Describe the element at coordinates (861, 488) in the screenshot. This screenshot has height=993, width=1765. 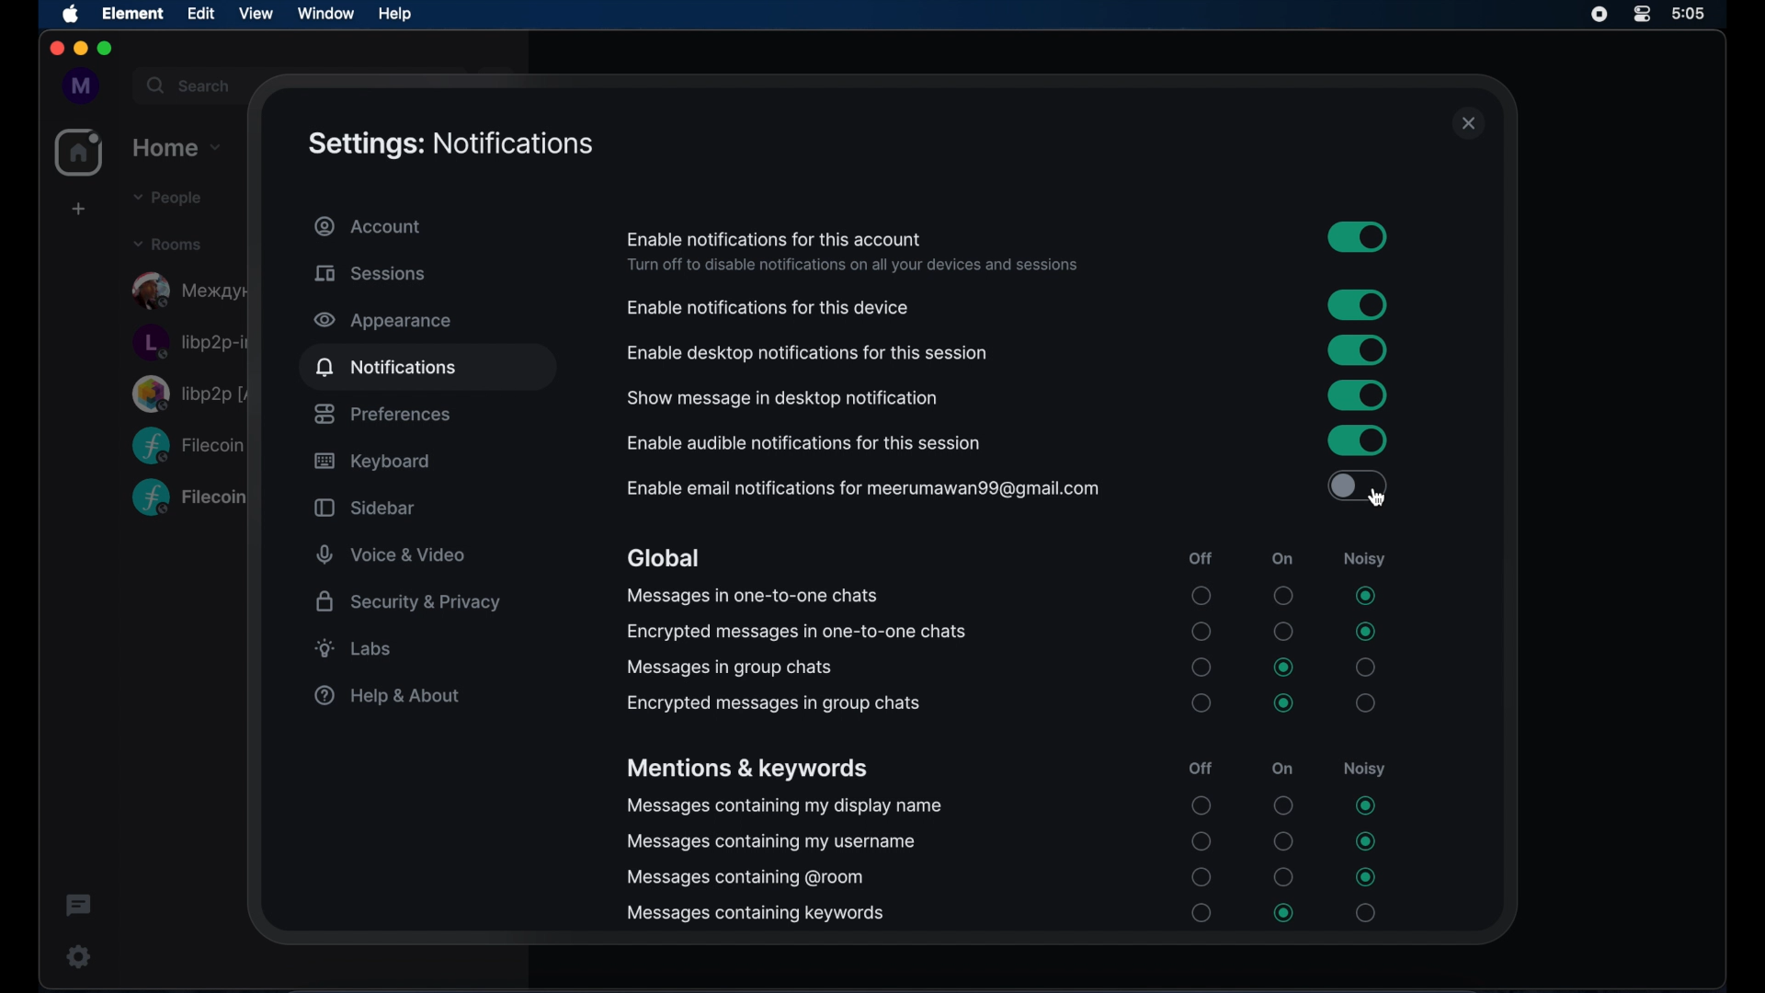
I see `enable email notifications for meerumawan99@gmail.com` at that location.